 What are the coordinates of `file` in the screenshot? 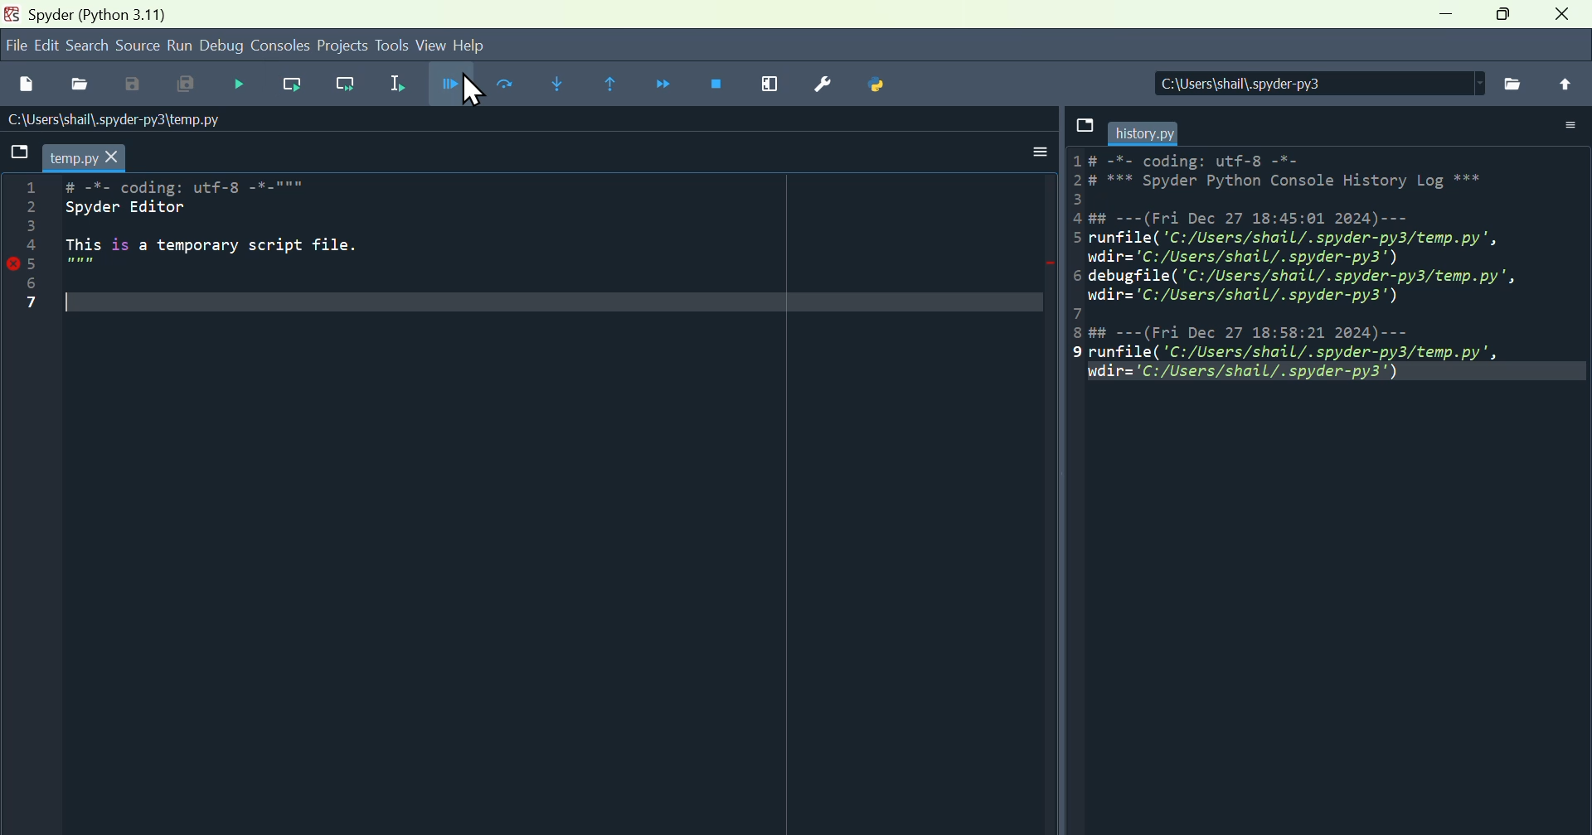 It's located at (1514, 82).